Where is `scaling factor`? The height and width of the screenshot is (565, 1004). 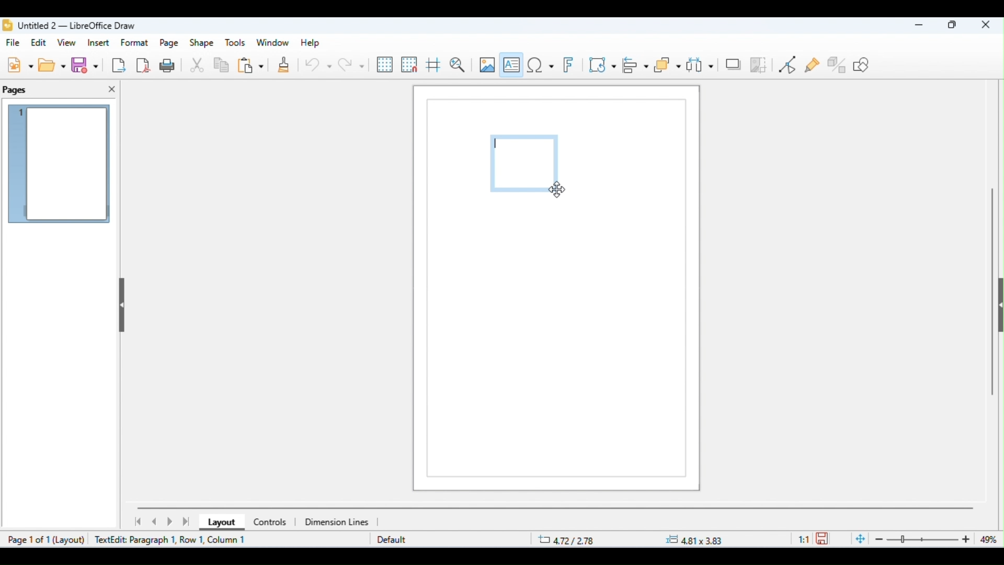 scaling factor is located at coordinates (804, 538).